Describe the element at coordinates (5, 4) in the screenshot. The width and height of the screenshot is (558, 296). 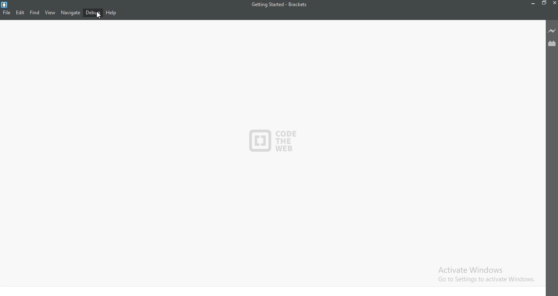
I see `Logo` at that location.